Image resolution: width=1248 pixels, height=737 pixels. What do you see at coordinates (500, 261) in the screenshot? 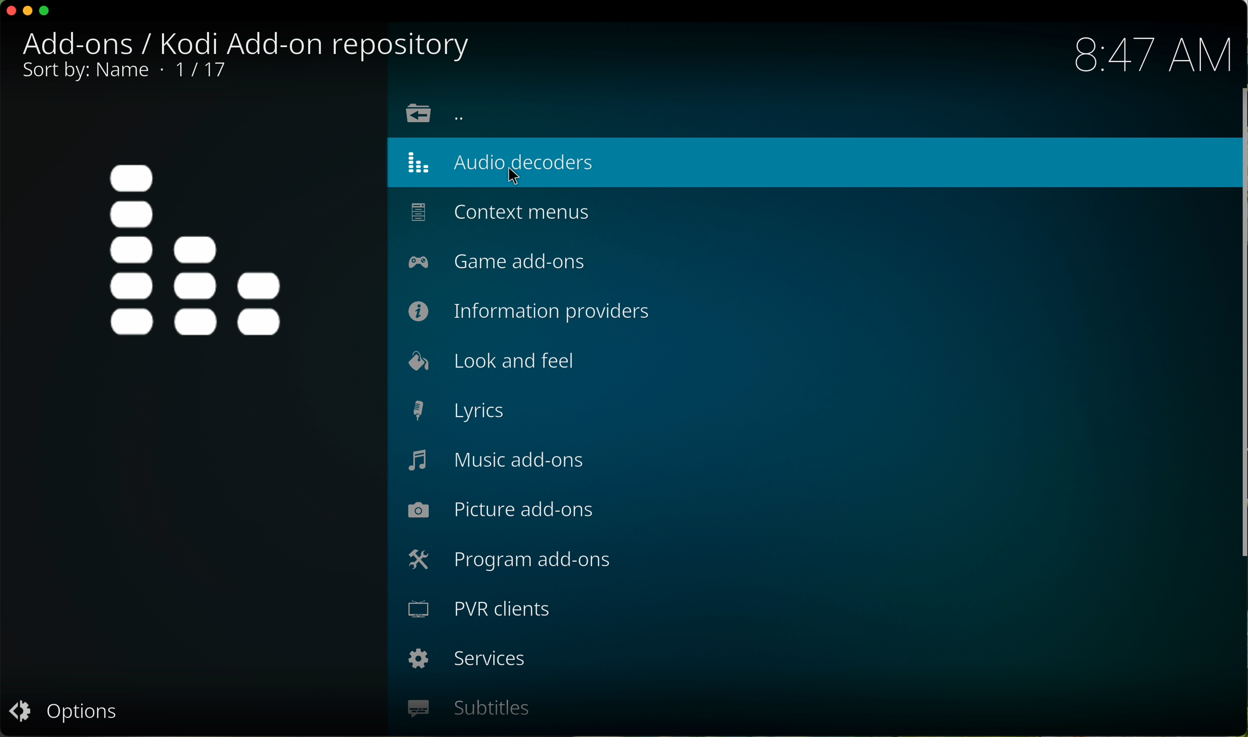
I see `game add-ons` at bounding box center [500, 261].